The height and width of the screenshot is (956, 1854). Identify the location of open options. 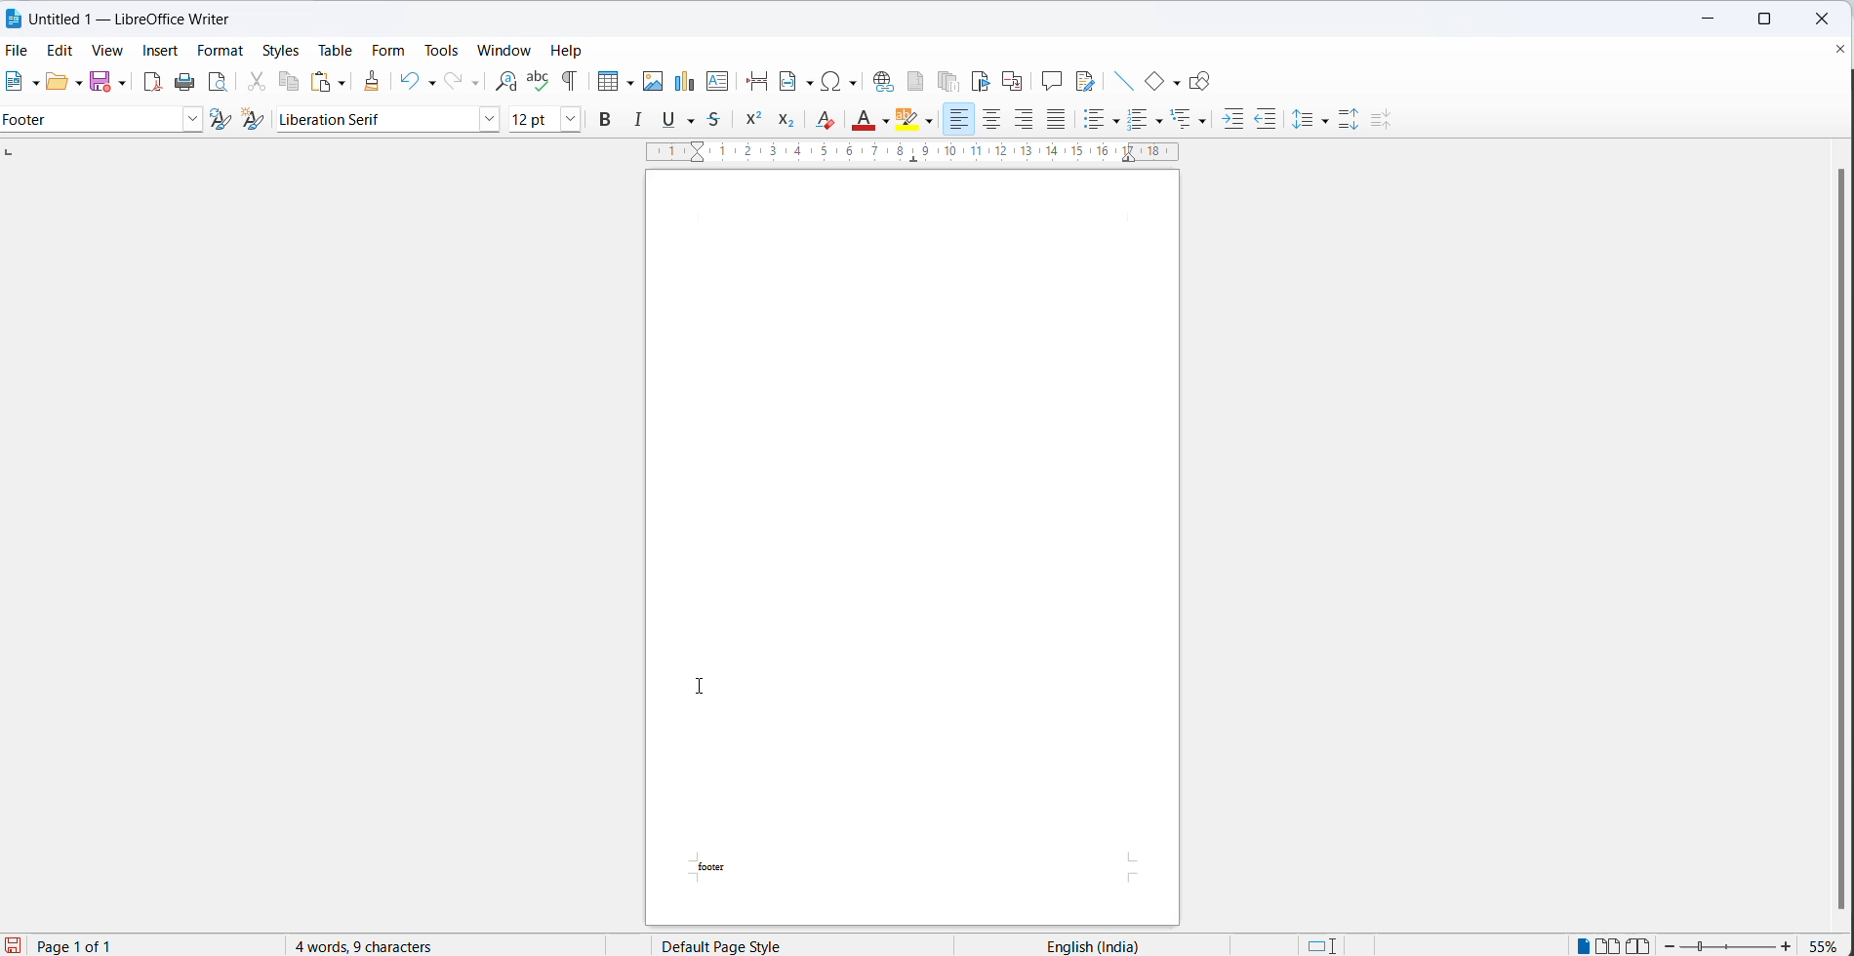
(72, 84).